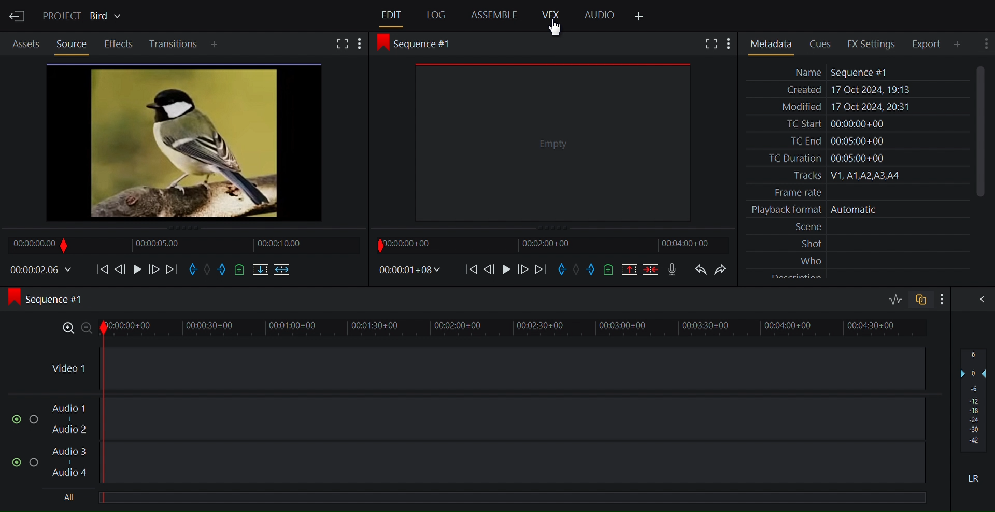  What do you see at coordinates (485, 420) in the screenshot?
I see `Audio Track 1, Audio Track 2` at bounding box center [485, 420].